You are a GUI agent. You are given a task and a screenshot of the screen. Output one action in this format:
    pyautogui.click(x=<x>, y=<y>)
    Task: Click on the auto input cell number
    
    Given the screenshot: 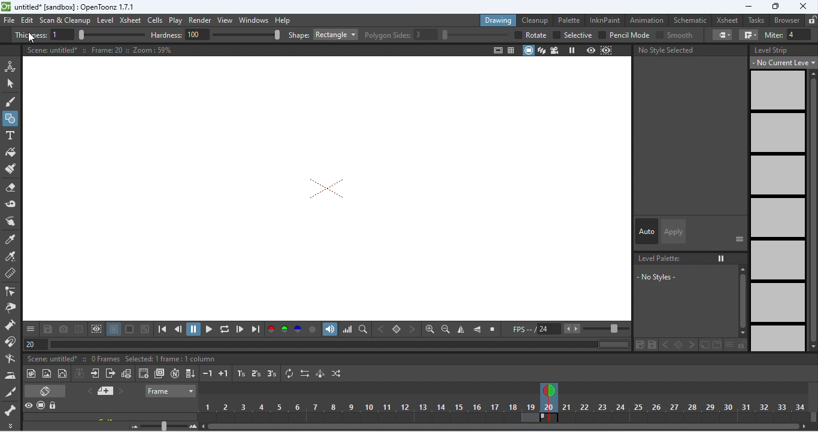 What is the action you would take?
    pyautogui.click(x=177, y=375)
    